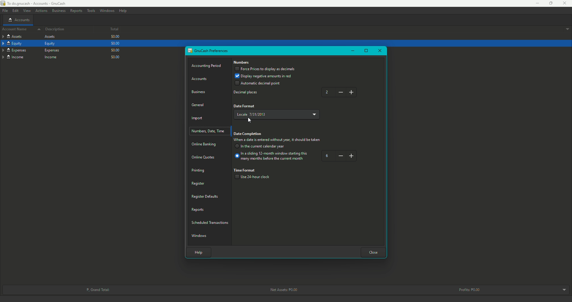 The height and width of the screenshot is (302, 572). I want to click on Edit, so click(15, 10).